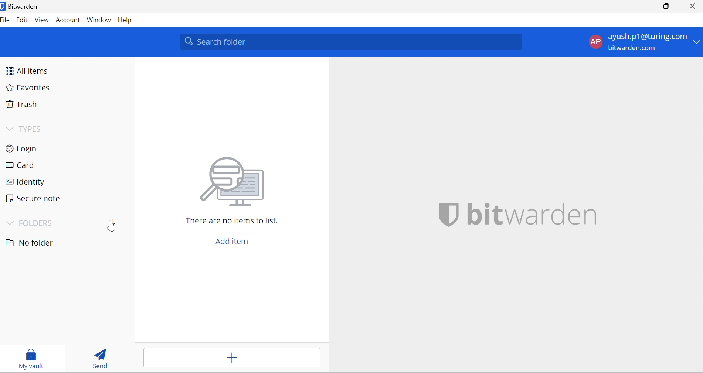 This screenshot has height=373, width=703. Describe the element at coordinates (6, 20) in the screenshot. I see `File` at that location.